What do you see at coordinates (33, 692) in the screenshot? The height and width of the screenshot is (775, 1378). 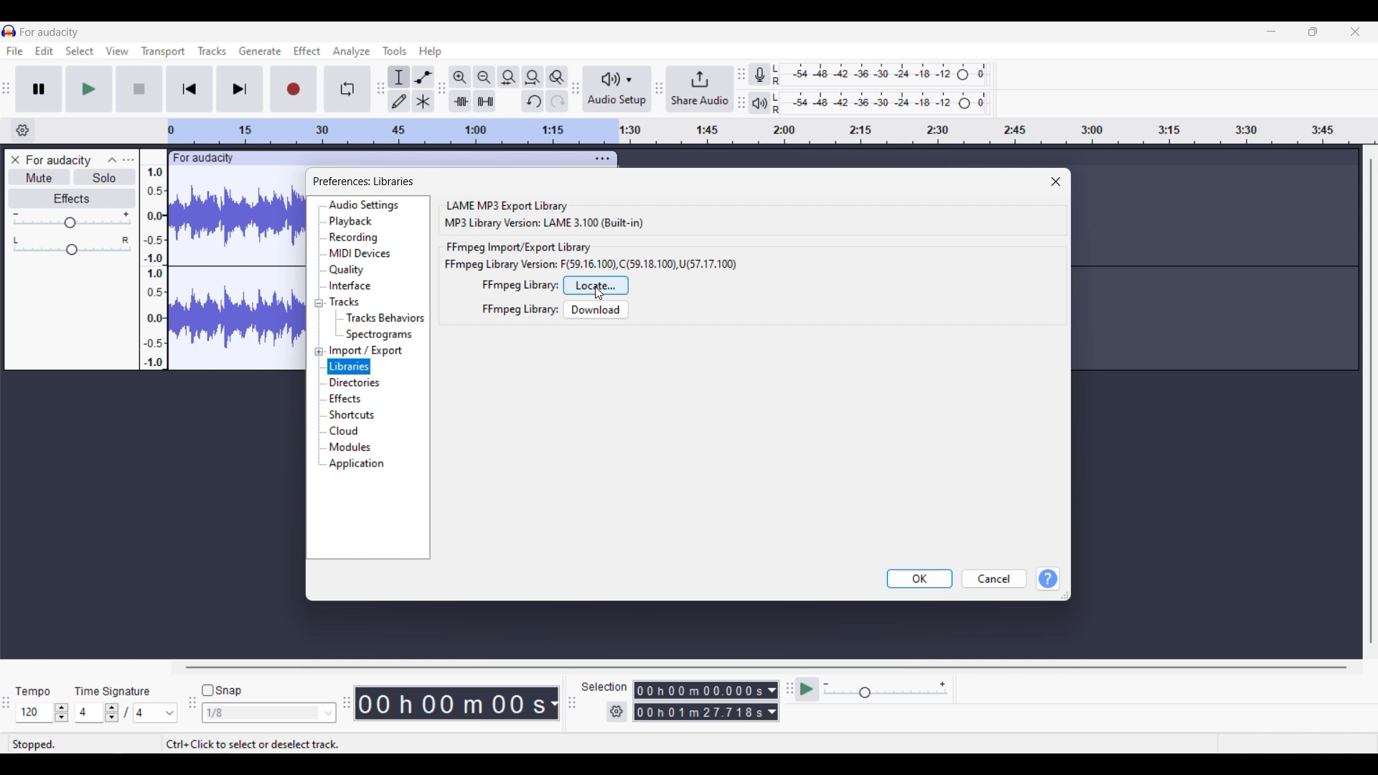 I see `tempo` at bounding box center [33, 692].